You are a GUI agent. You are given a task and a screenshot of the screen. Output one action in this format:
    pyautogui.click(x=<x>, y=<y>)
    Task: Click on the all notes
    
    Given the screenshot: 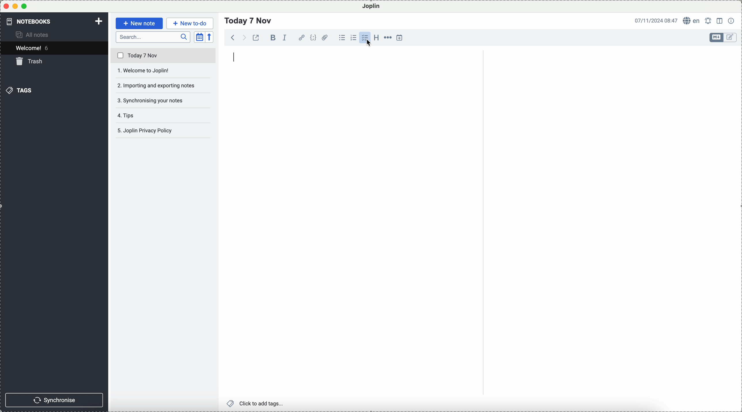 What is the action you would take?
    pyautogui.click(x=33, y=34)
    